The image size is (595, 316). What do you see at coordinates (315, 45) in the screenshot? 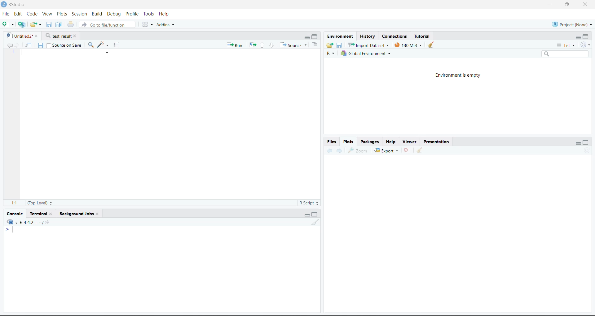
I see `List` at bounding box center [315, 45].